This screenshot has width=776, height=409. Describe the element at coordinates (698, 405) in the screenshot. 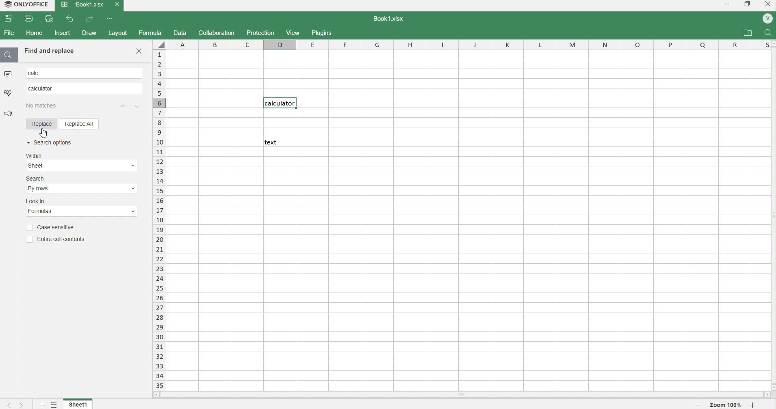

I see `zoom out` at that location.